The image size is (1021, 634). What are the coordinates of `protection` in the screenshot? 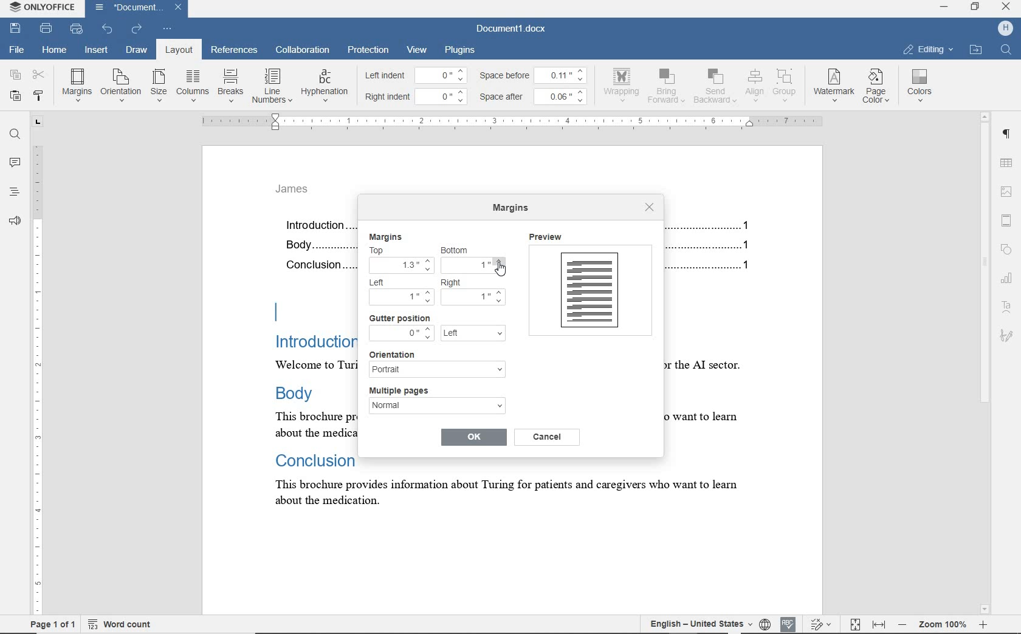 It's located at (368, 49).